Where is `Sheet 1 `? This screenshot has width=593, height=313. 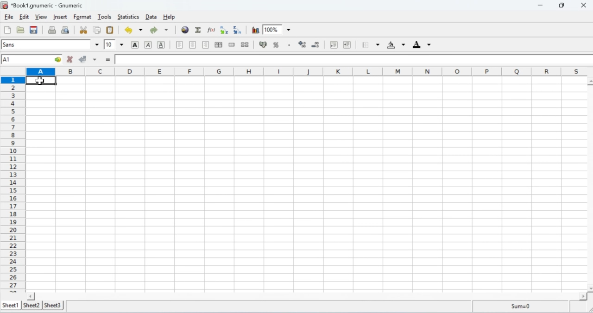
Sheet 1  is located at coordinates (11, 305).